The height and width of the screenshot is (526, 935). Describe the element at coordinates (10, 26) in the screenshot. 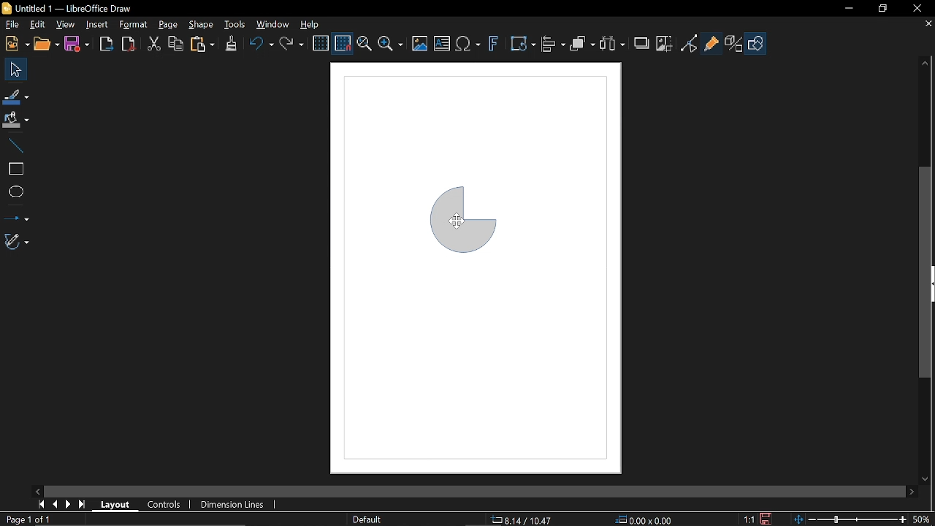

I see `File` at that location.